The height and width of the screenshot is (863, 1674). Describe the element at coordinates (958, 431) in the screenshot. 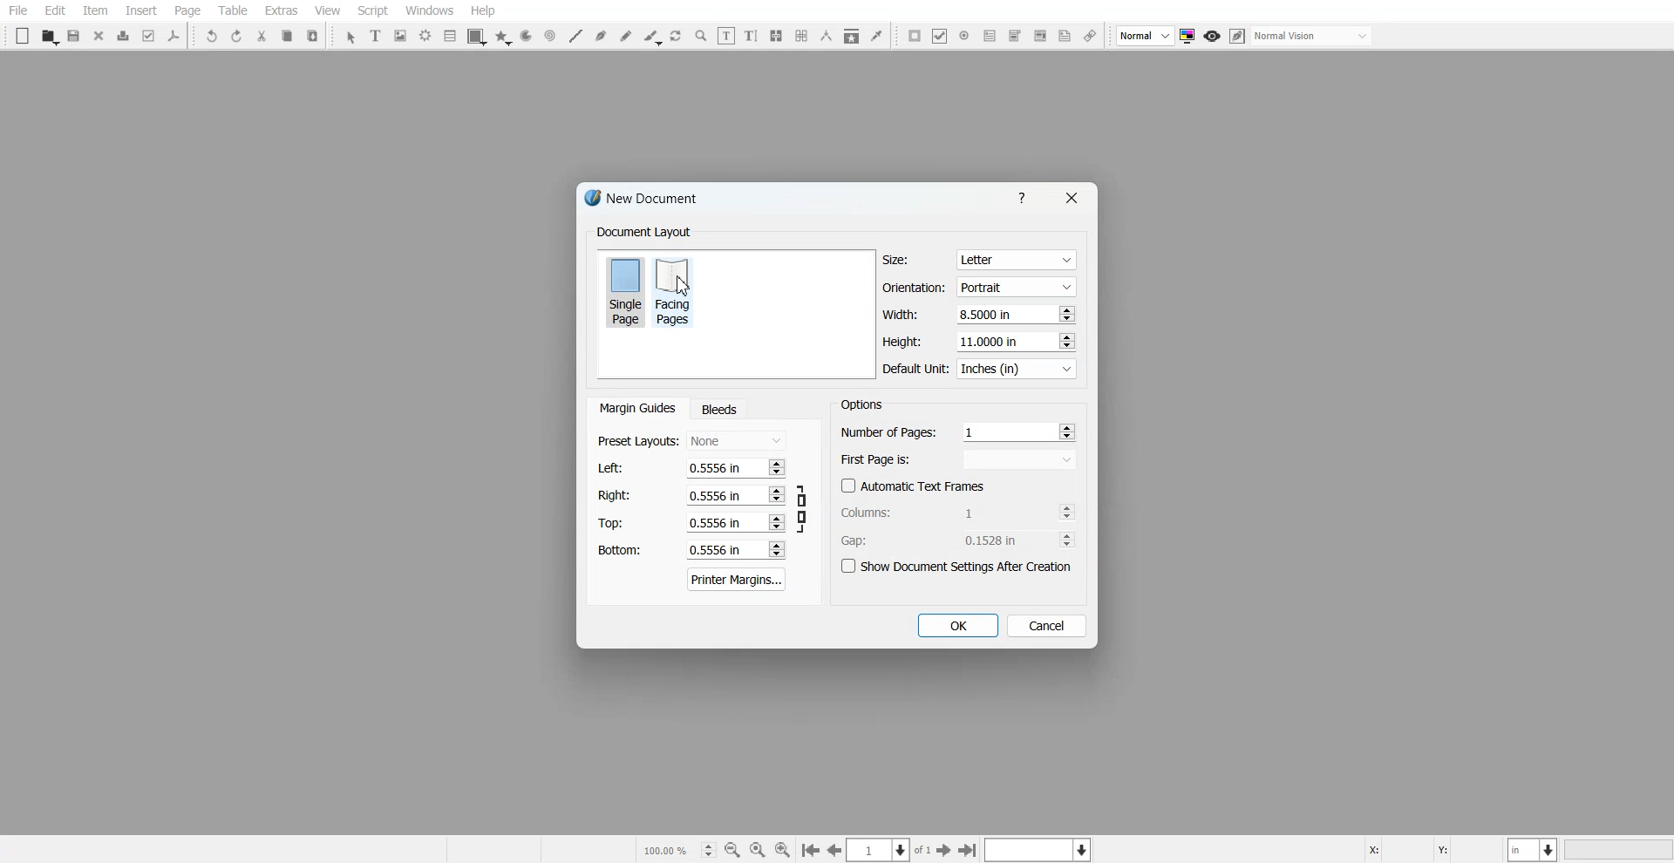

I see `Number of Pages` at that location.